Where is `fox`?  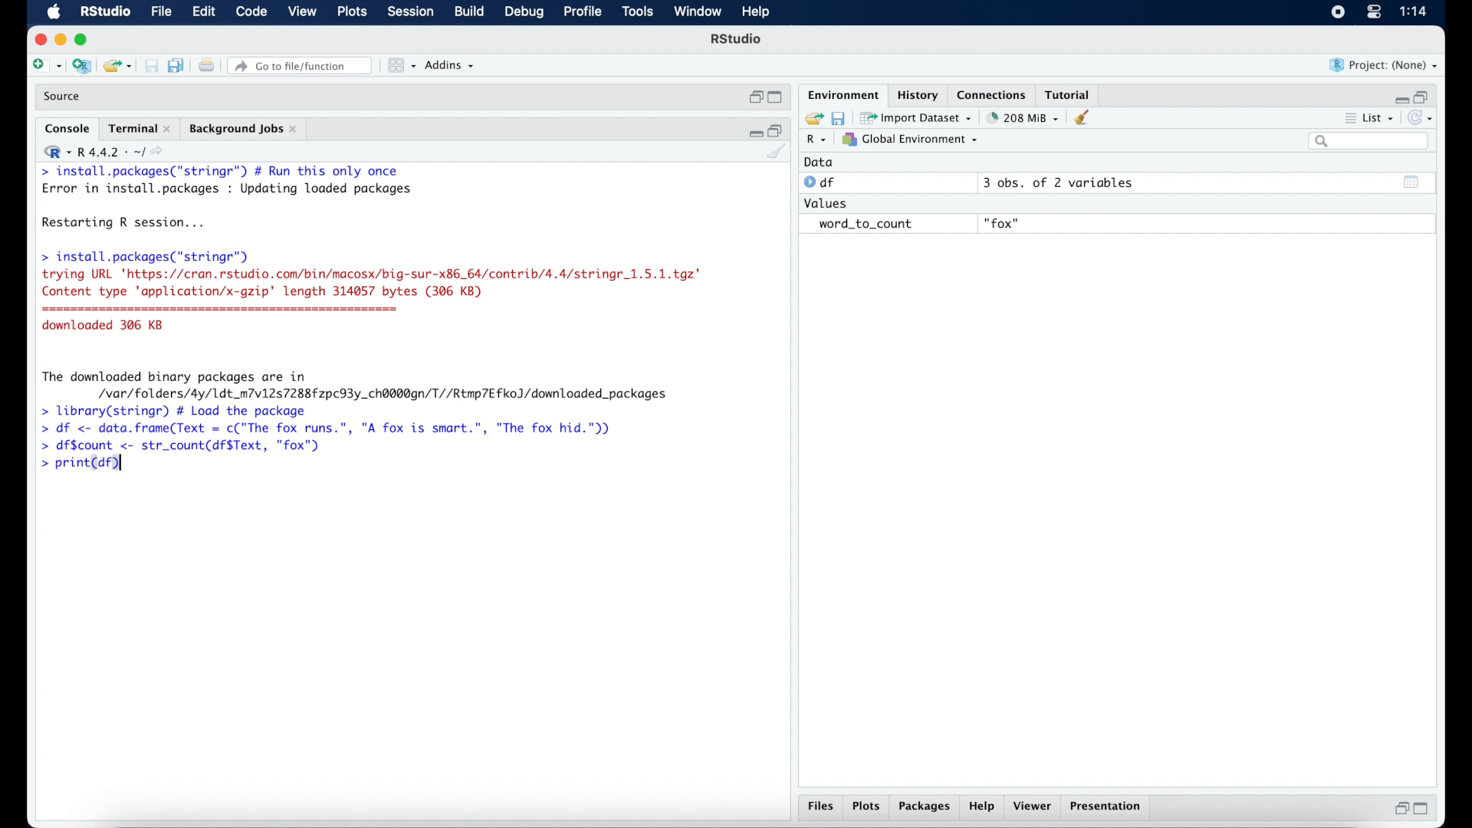
fox is located at coordinates (1003, 224).